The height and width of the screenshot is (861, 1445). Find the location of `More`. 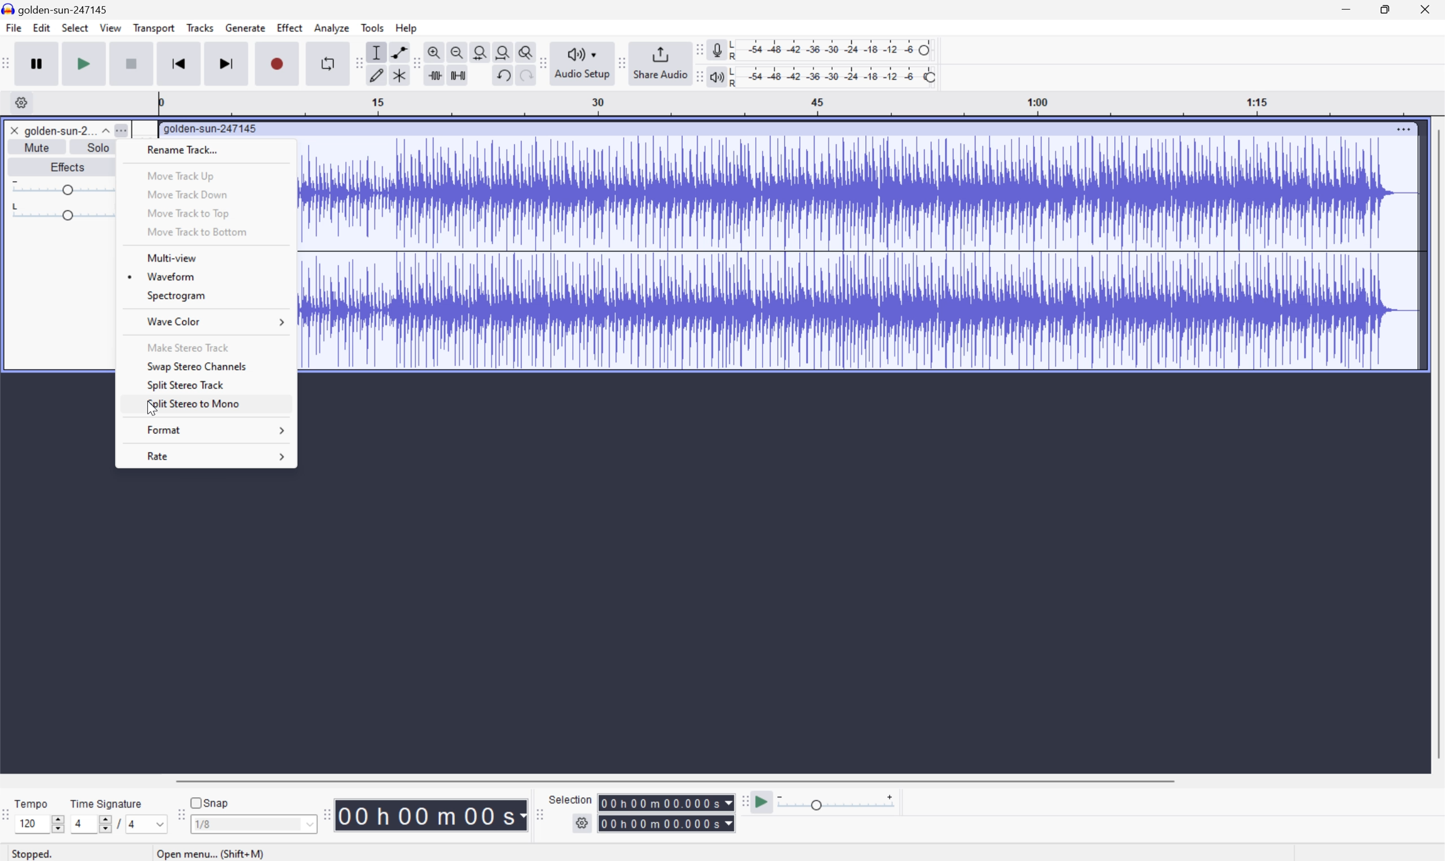

More is located at coordinates (1404, 129).